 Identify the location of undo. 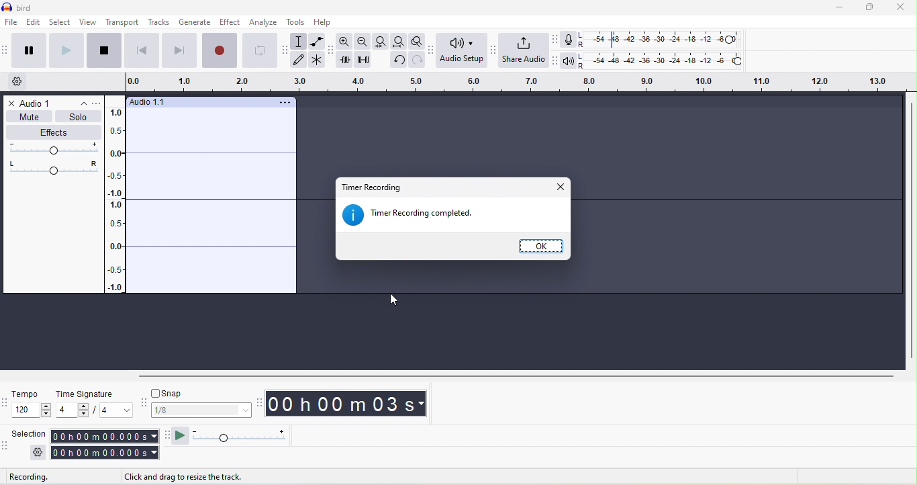
(399, 60).